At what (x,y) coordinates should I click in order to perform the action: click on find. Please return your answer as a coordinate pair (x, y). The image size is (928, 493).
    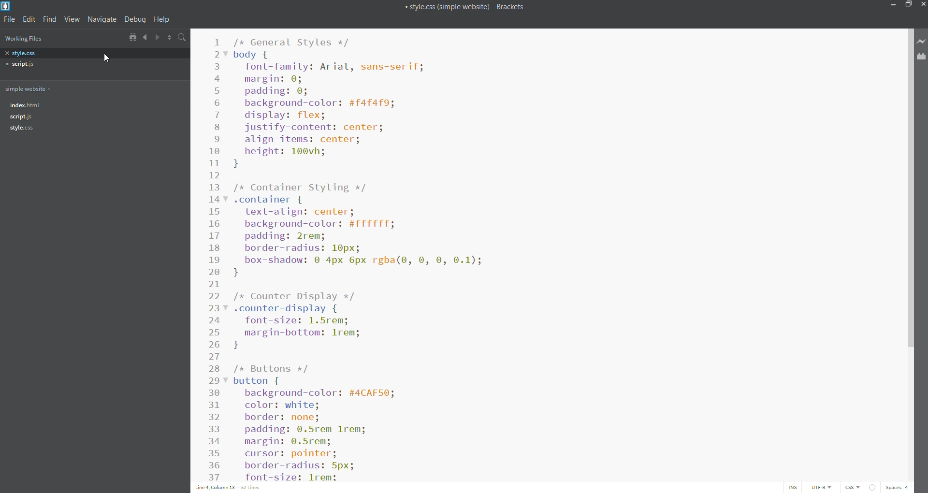
    Looking at the image, I should click on (50, 20).